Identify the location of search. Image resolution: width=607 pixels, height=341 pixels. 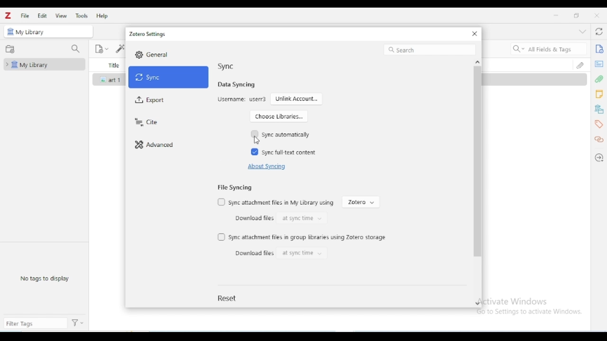
(430, 50).